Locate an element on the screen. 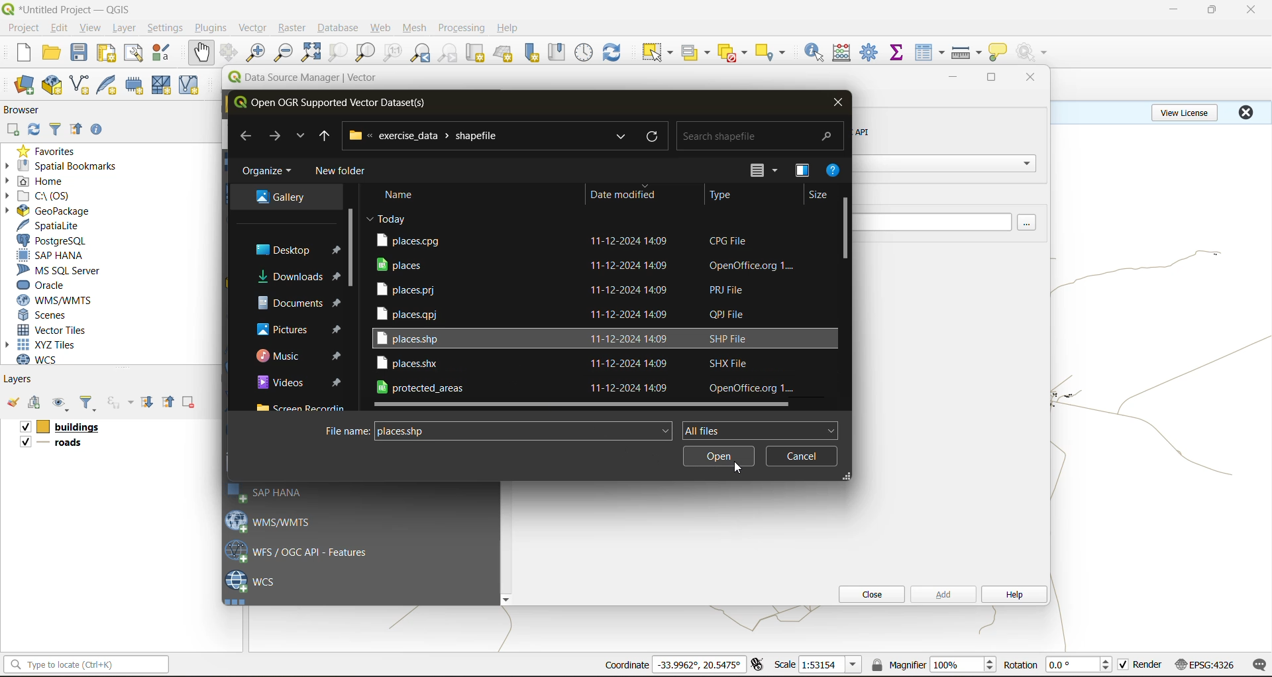 The width and height of the screenshot is (1272, 677). organize is located at coordinates (268, 174).